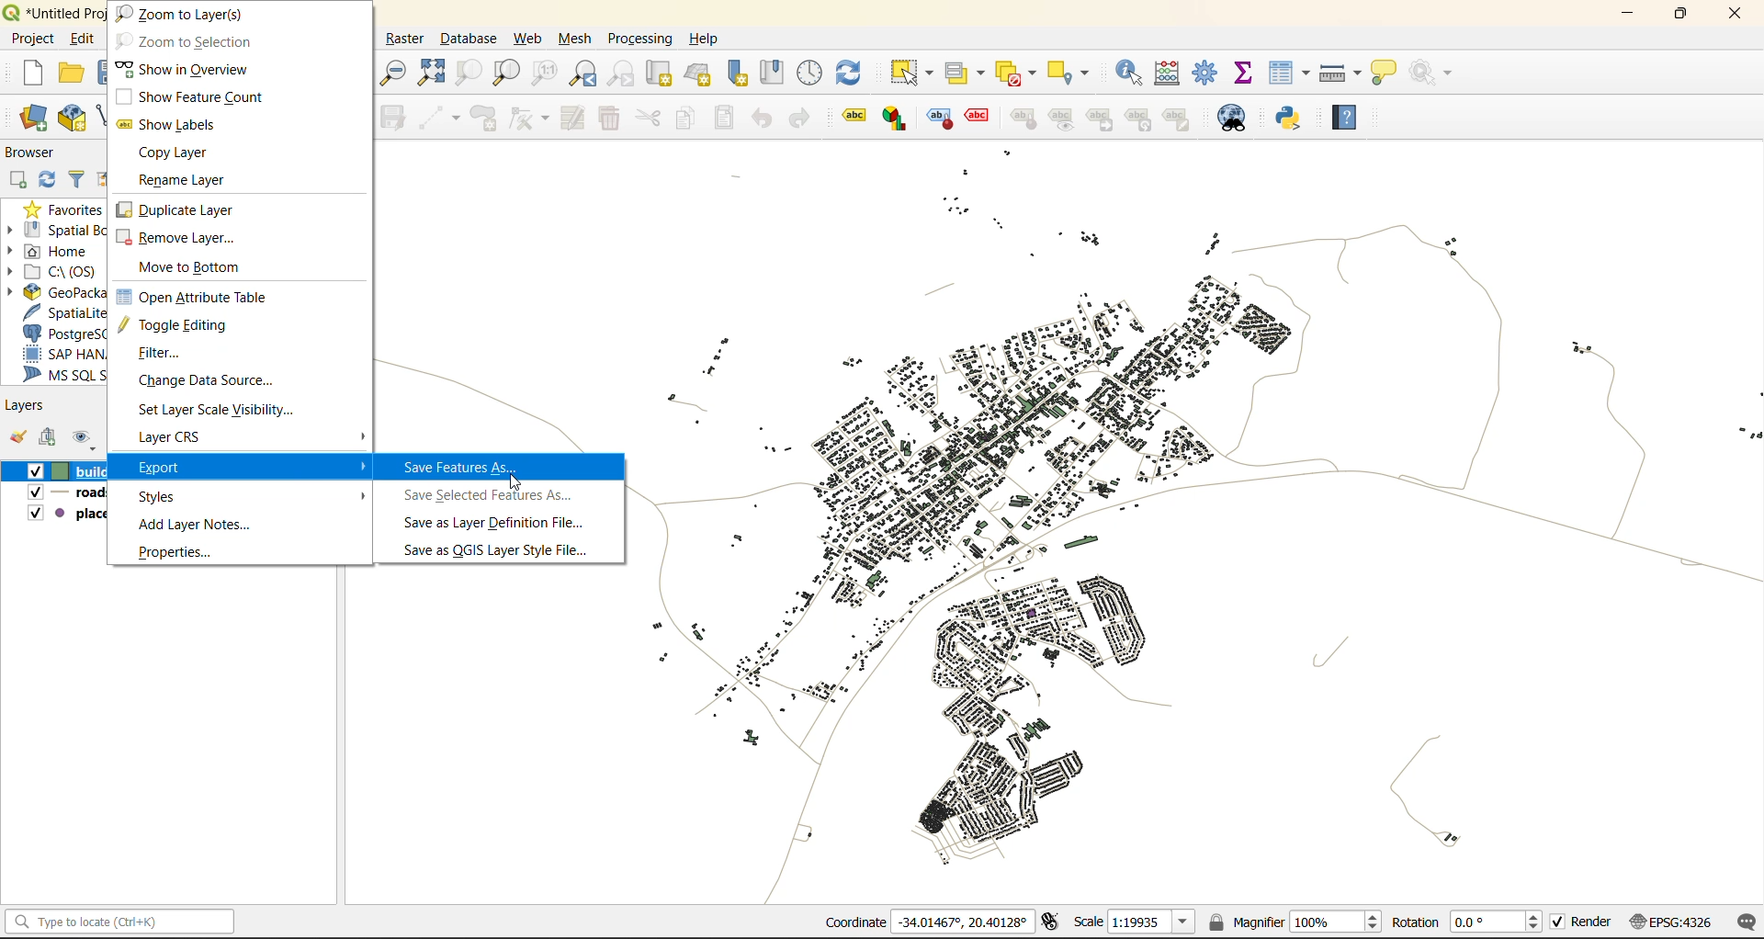 The width and height of the screenshot is (1764, 939). Describe the element at coordinates (71, 119) in the screenshot. I see `new geopackage` at that location.